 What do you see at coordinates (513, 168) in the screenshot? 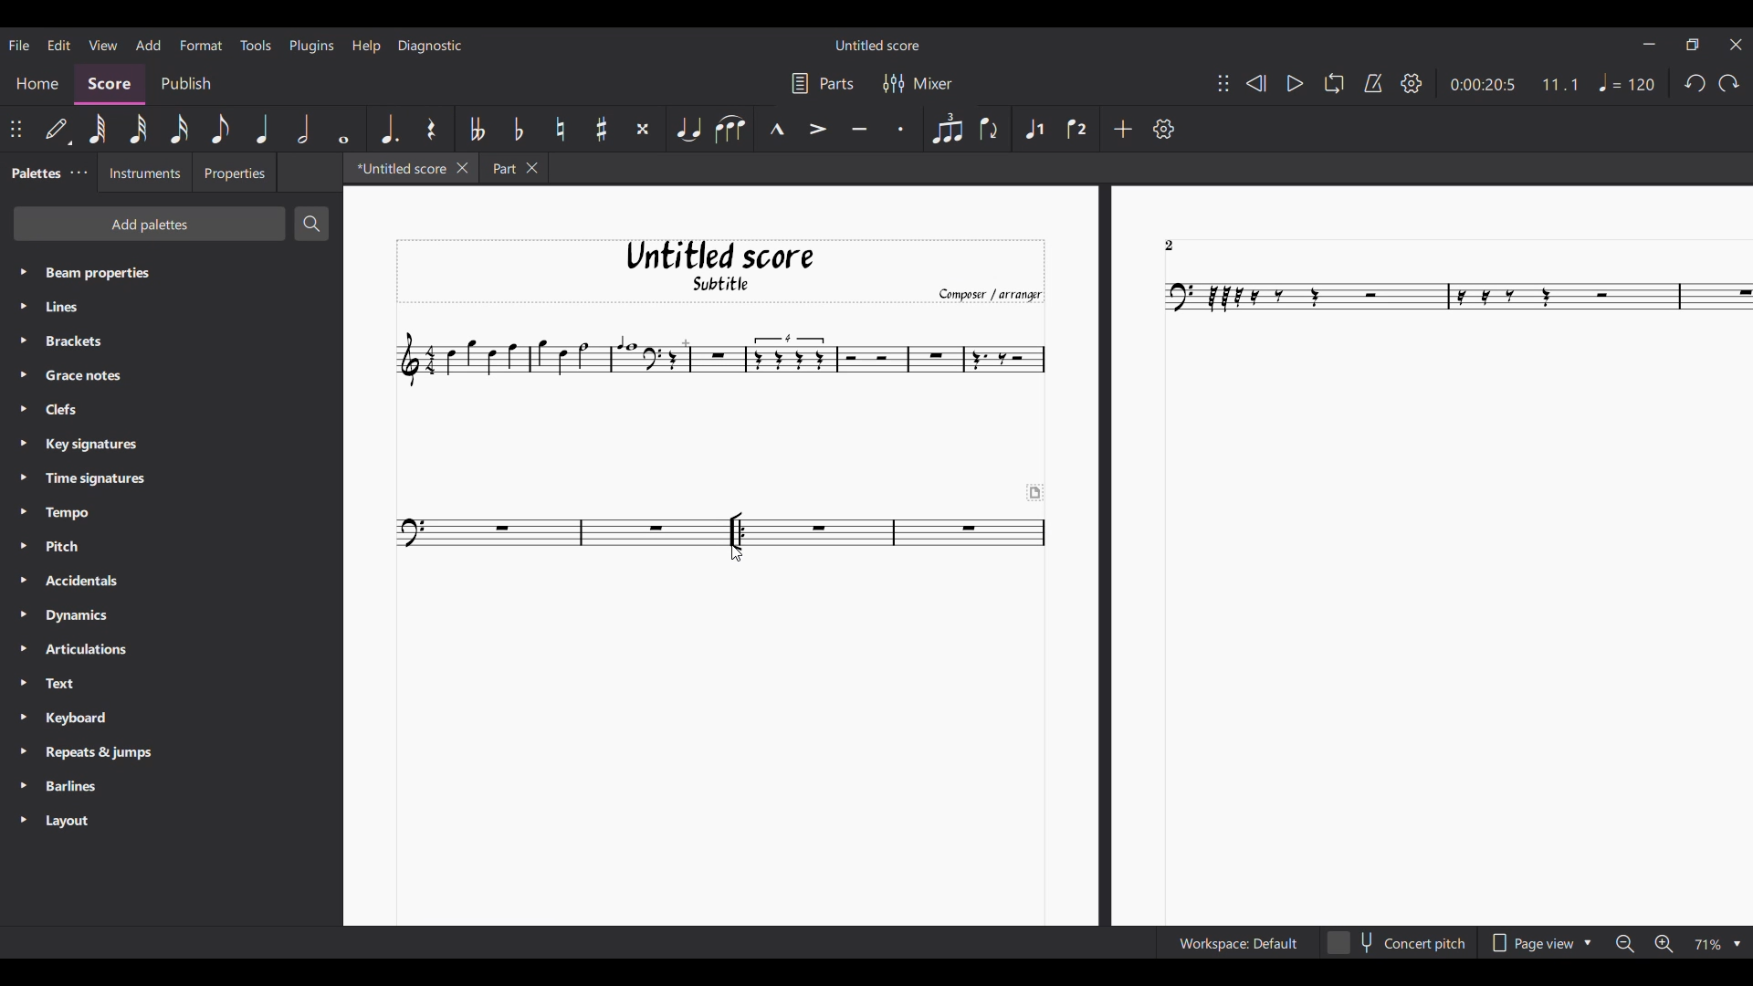
I see `Other tab` at bounding box center [513, 168].